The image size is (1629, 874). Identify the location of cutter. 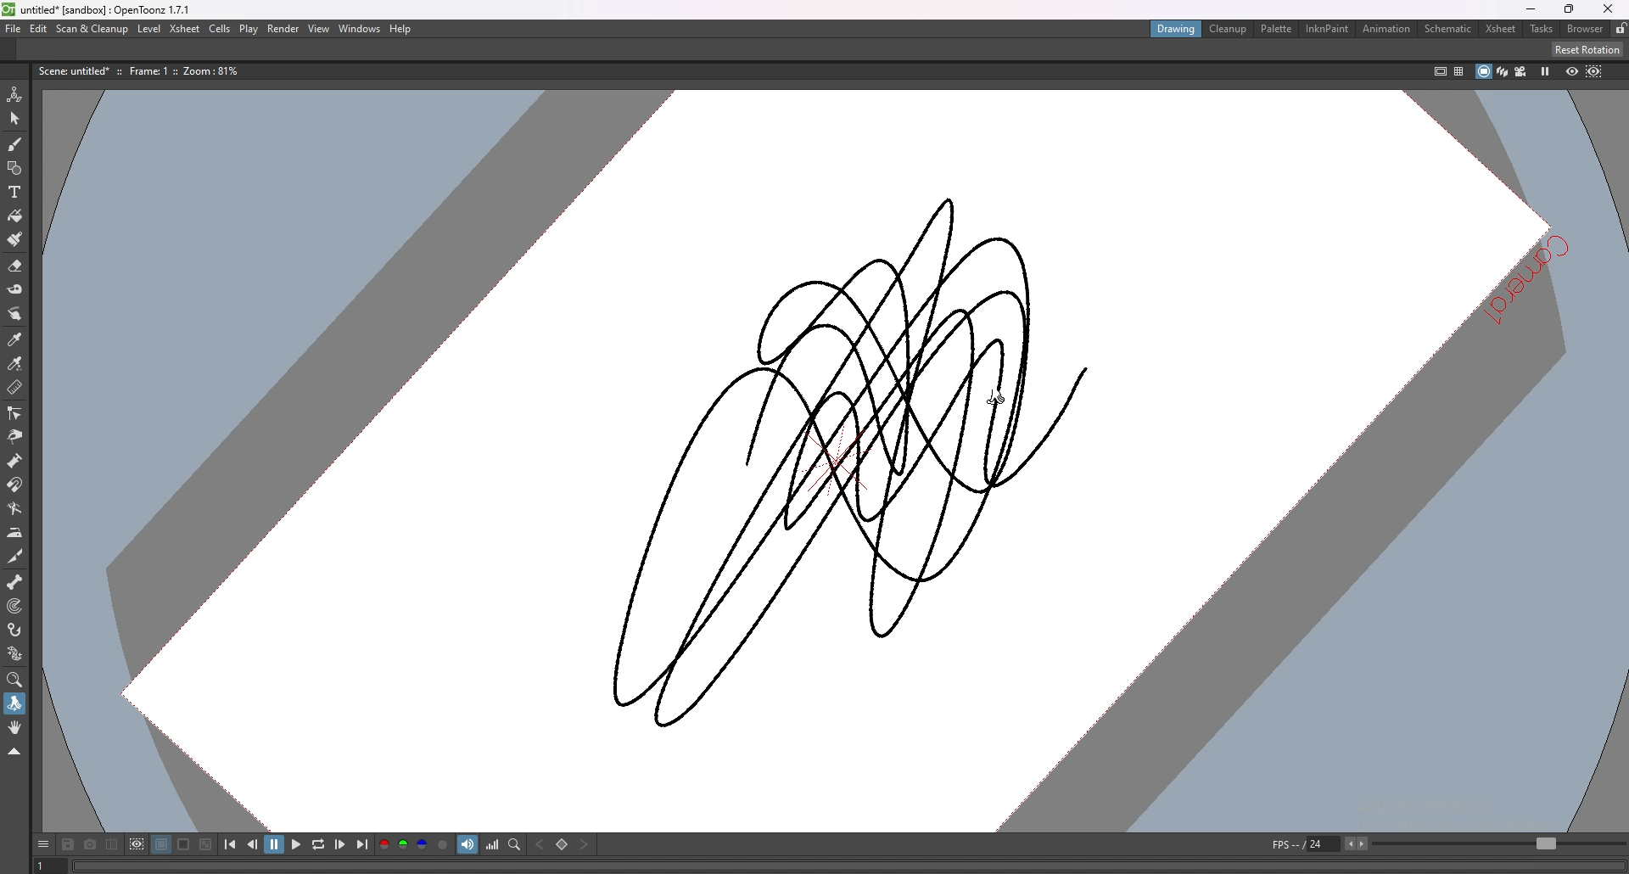
(14, 557).